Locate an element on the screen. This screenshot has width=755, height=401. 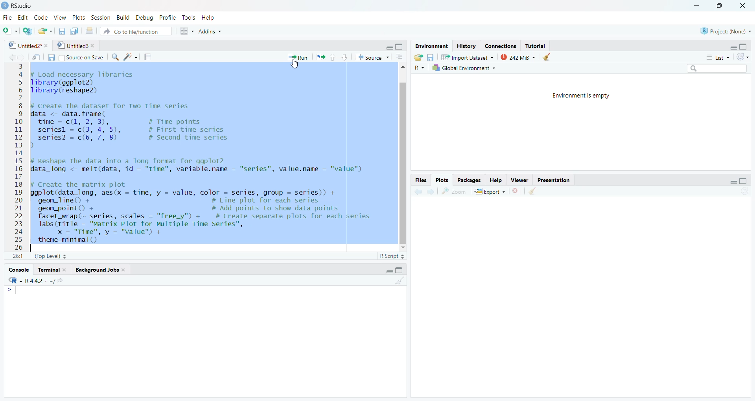
Close is located at coordinates (742, 6).